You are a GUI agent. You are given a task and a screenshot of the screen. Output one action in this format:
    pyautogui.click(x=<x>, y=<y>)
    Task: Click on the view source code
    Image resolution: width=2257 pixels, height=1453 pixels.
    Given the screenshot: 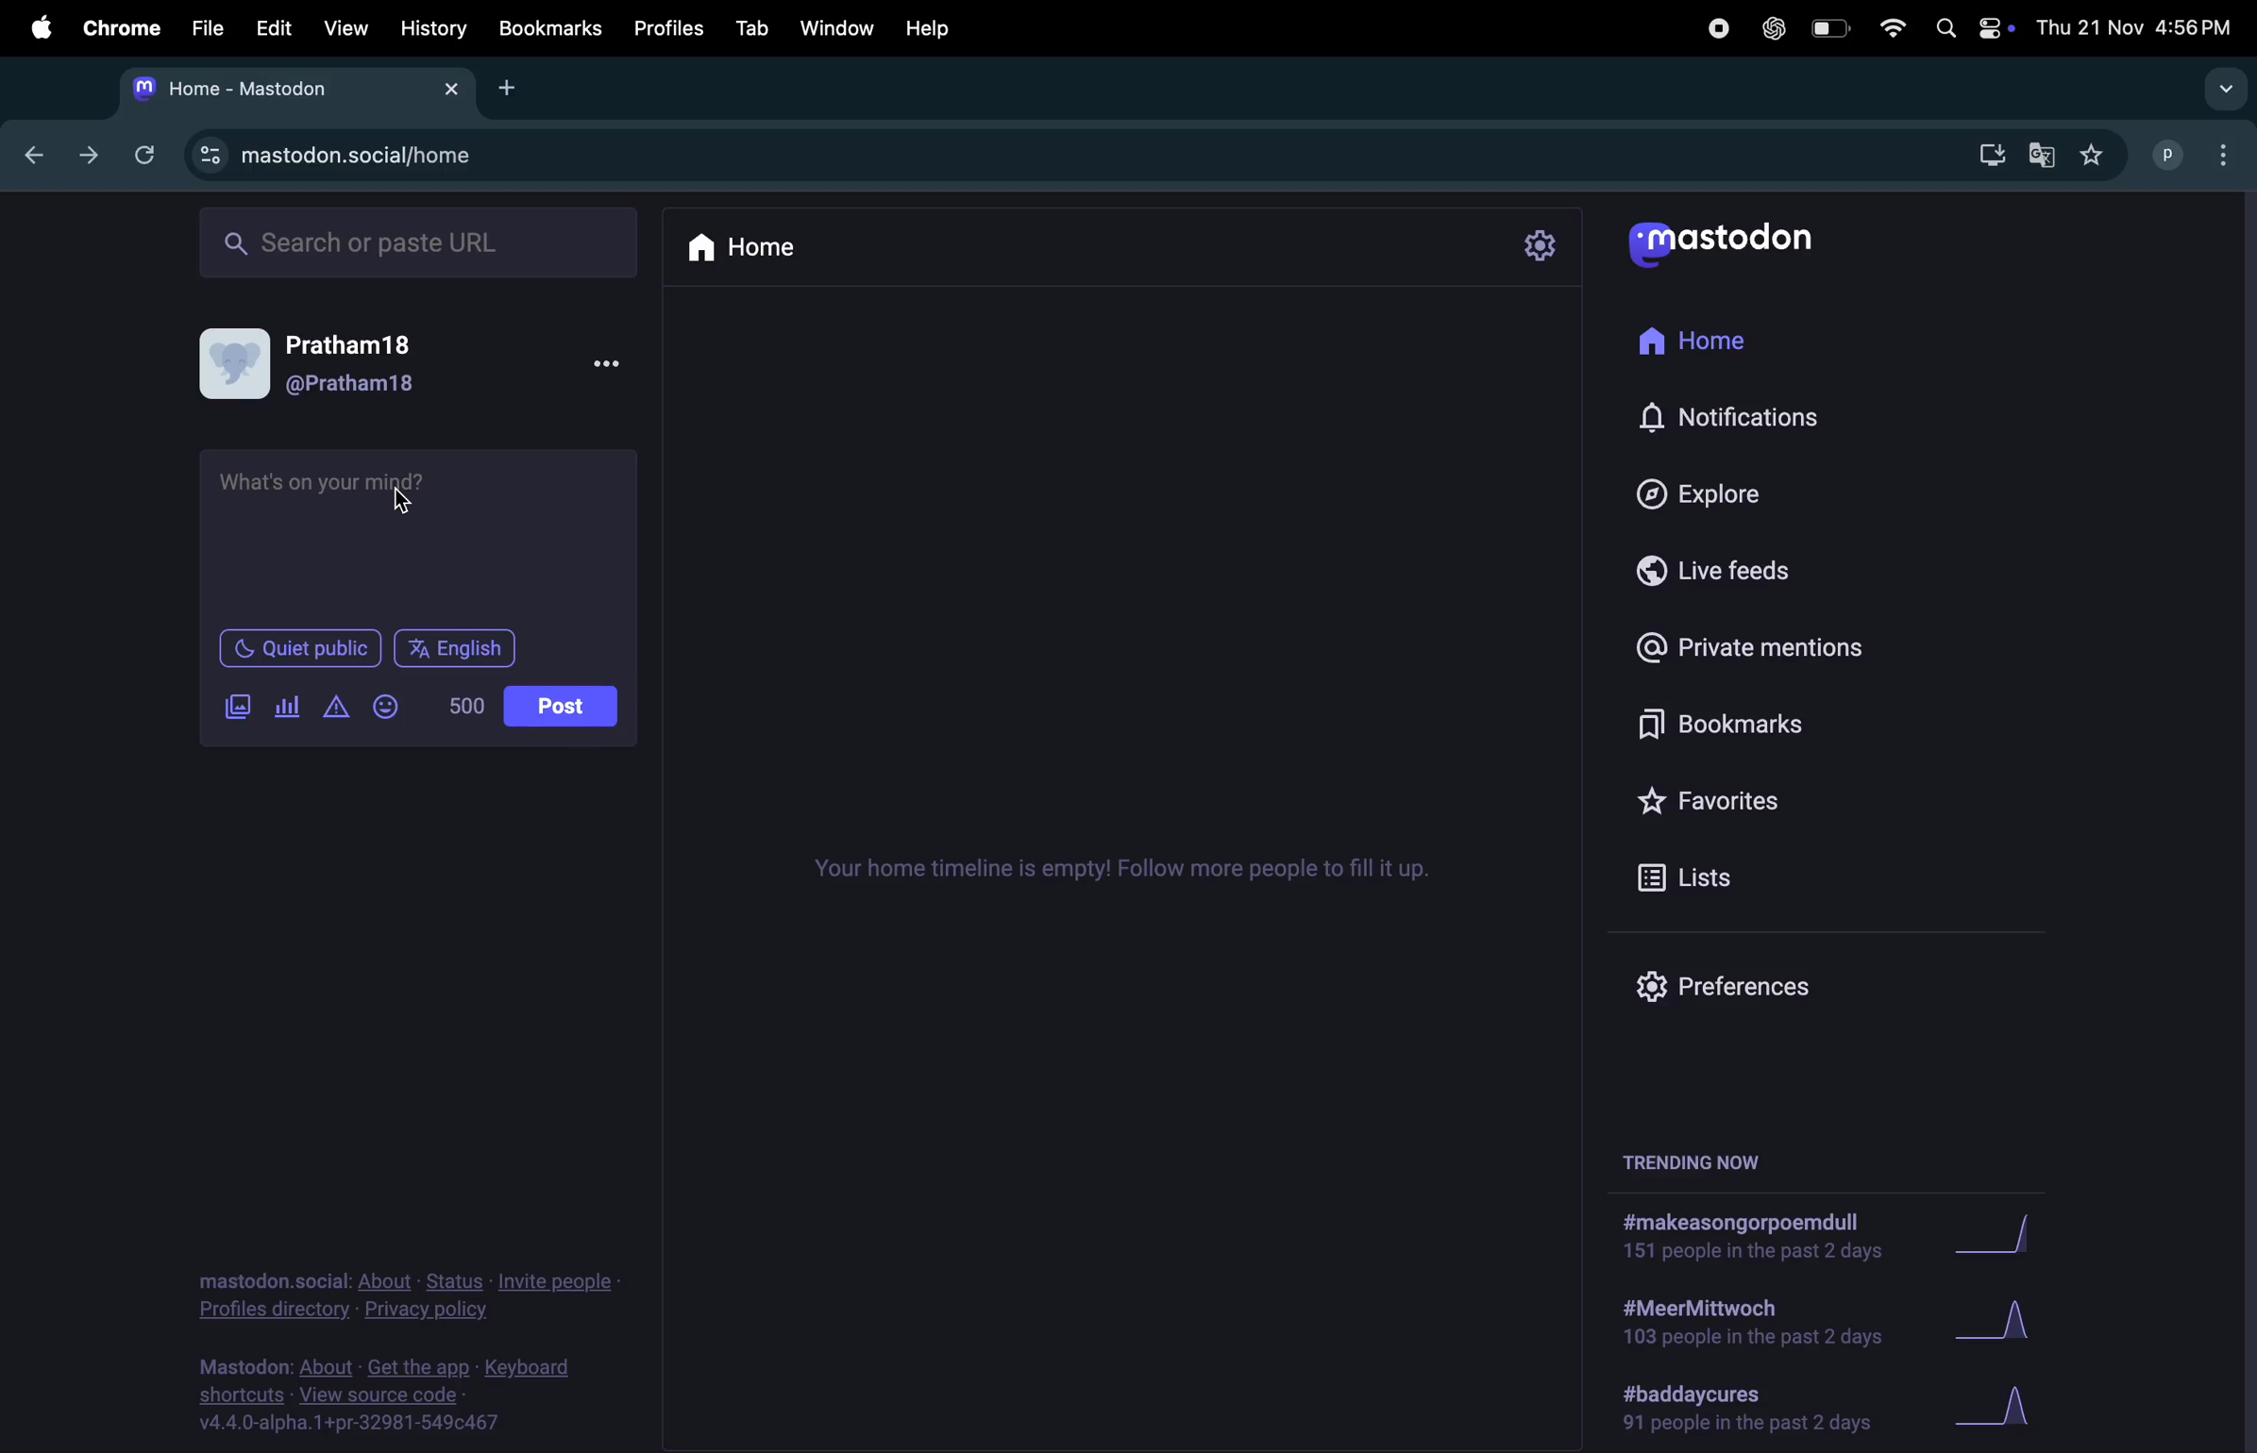 What is the action you would take?
    pyautogui.click(x=379, y=1398)
    